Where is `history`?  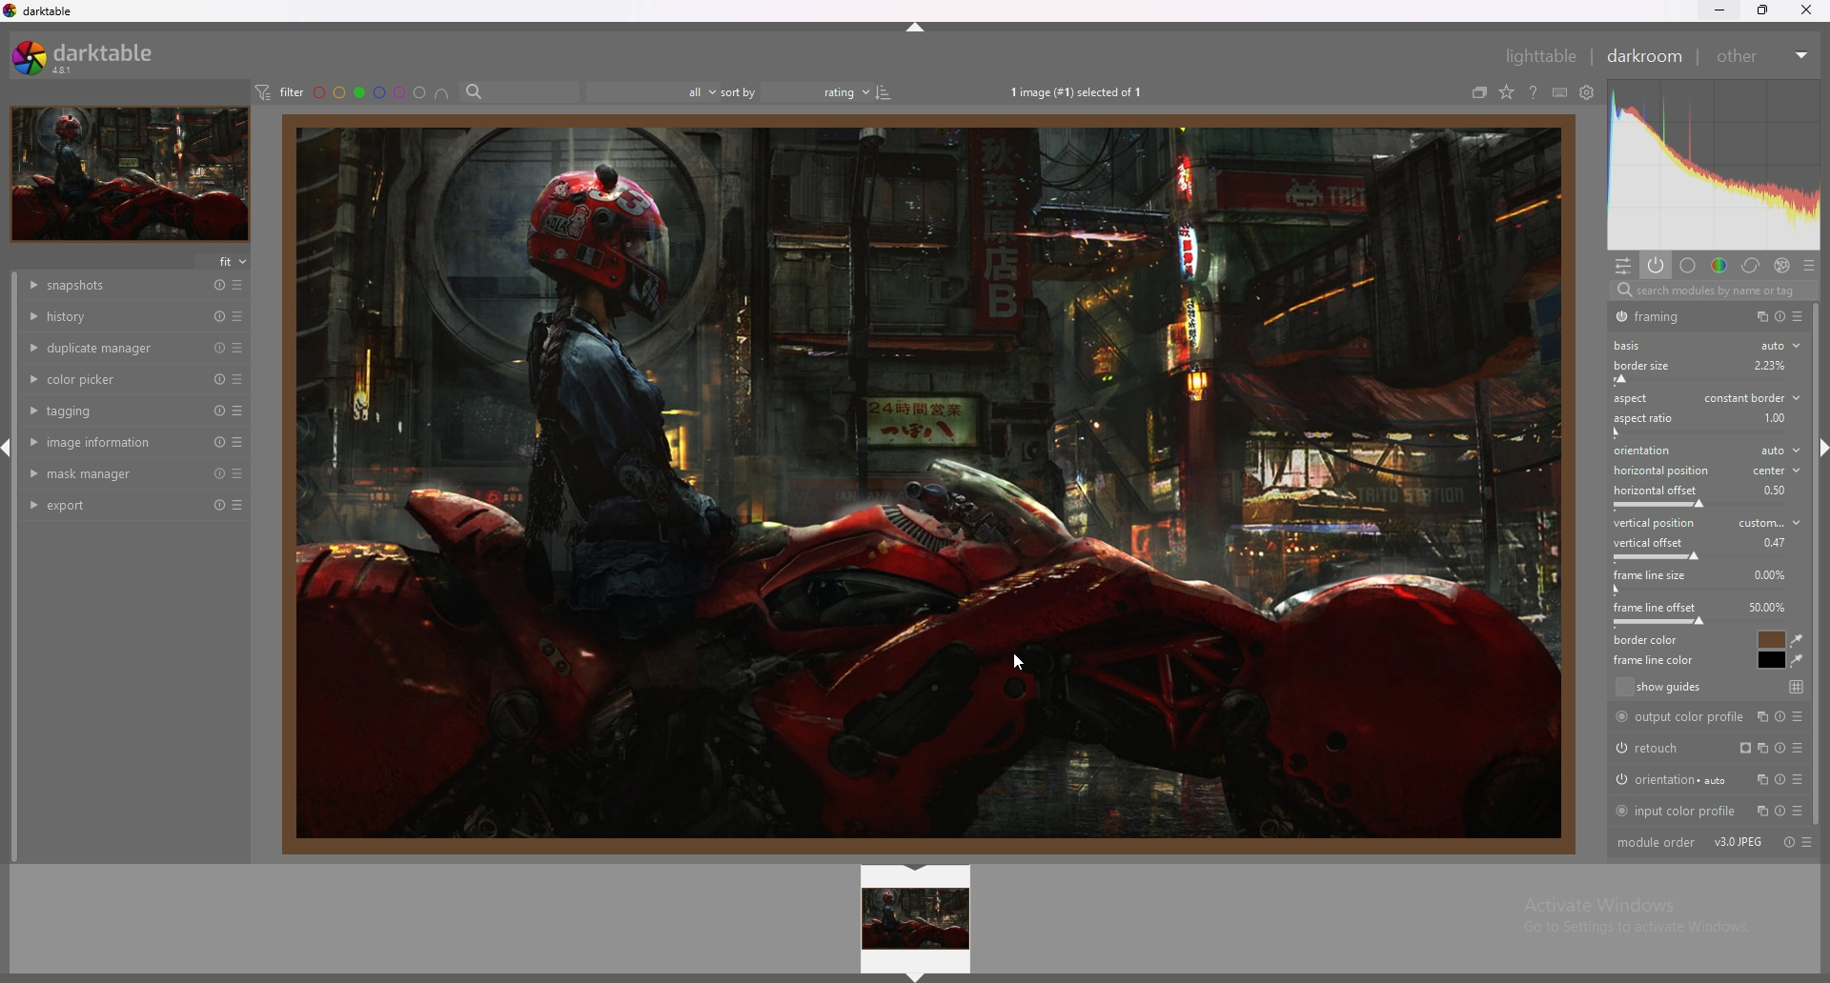 history is located at coordinates (112, 315).